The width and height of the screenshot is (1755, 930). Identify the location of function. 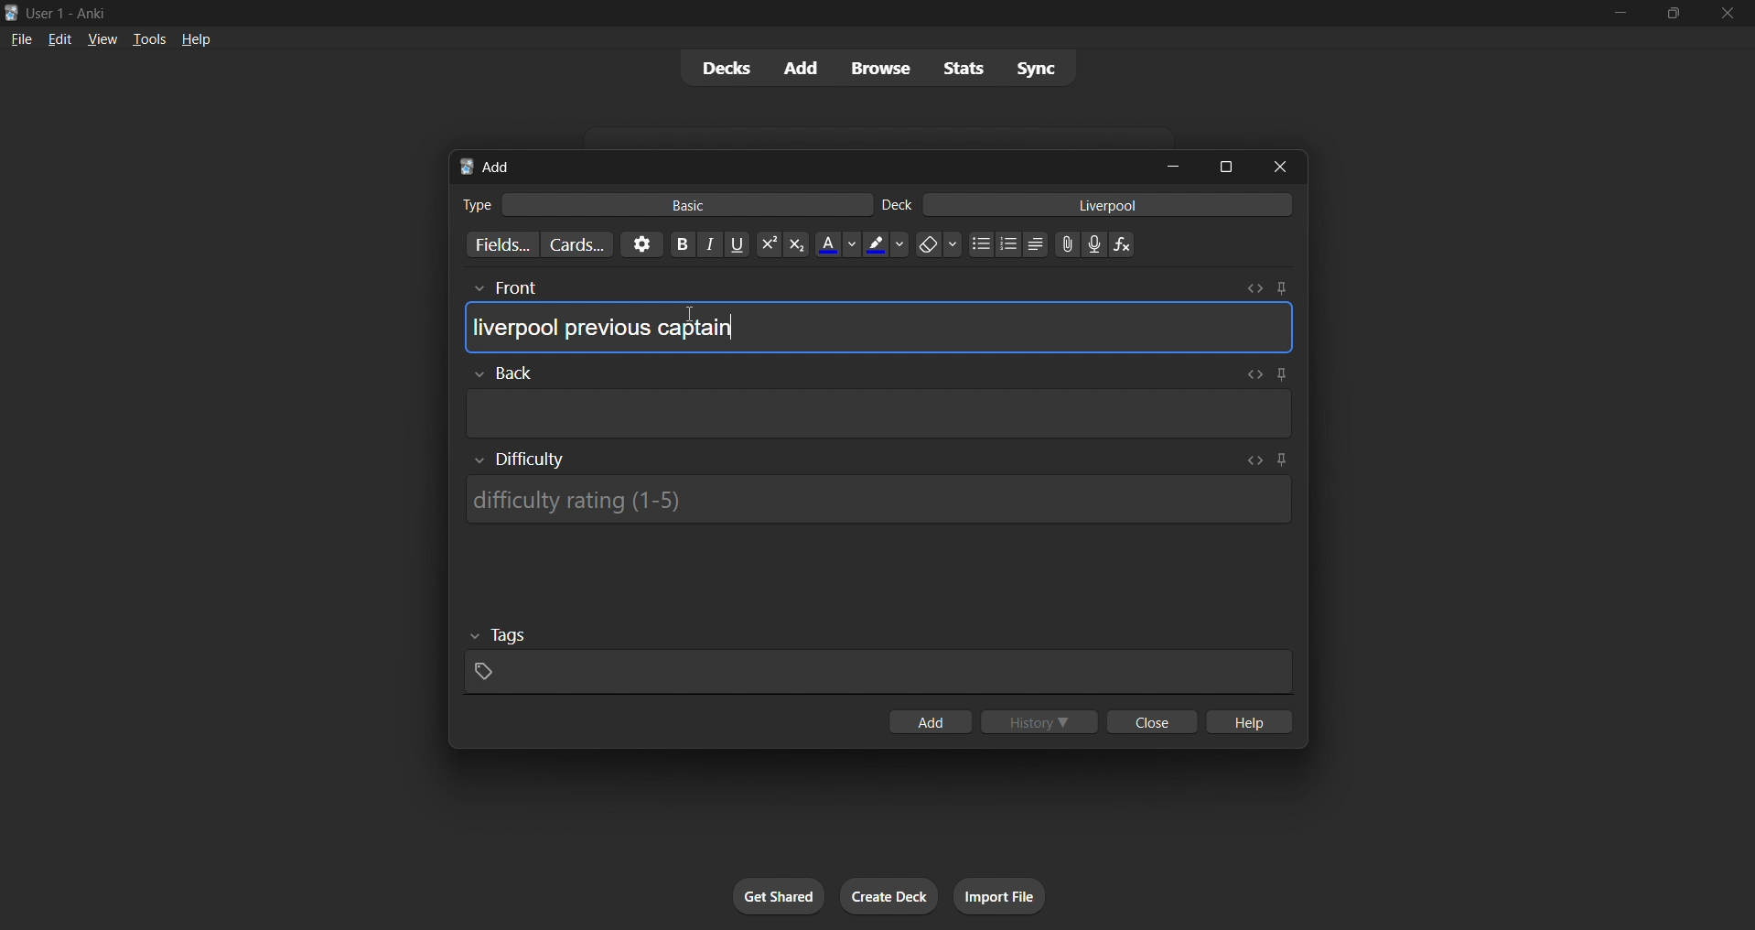
(1128, 245).